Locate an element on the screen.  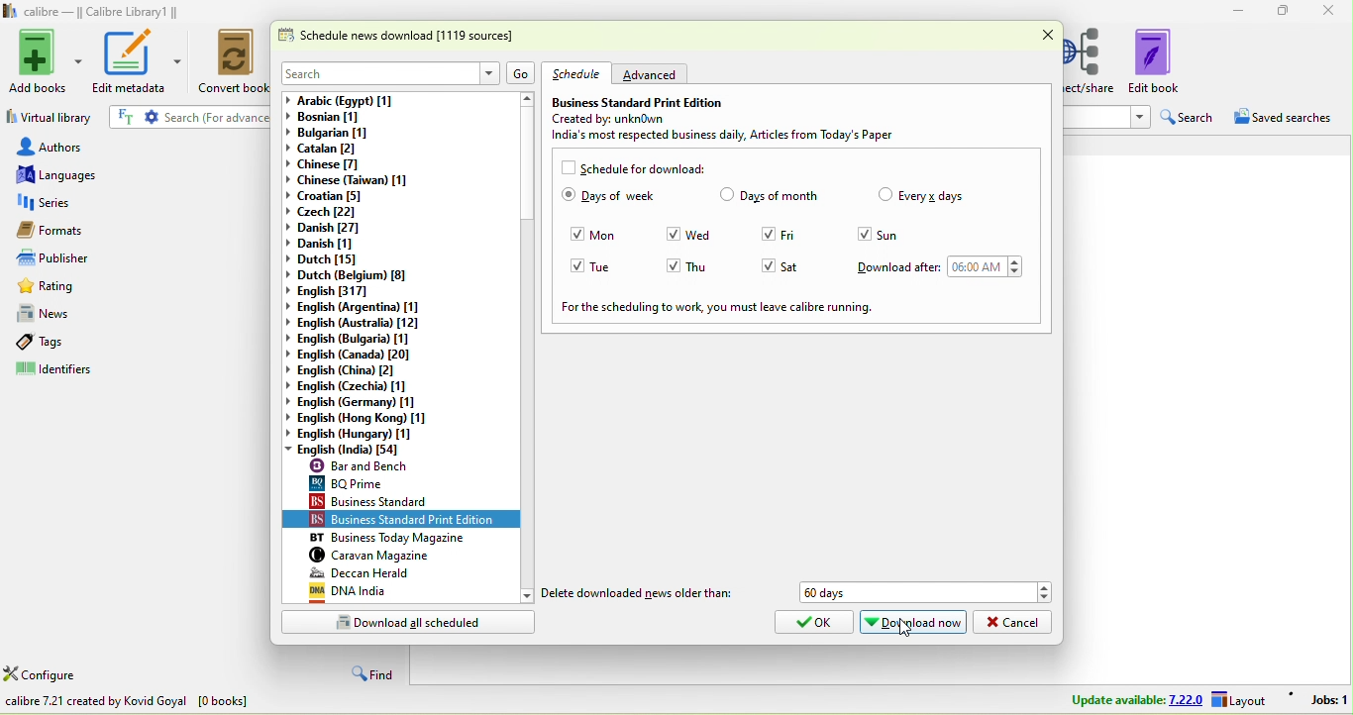
Checkbox is located at coordinates (576, 235).